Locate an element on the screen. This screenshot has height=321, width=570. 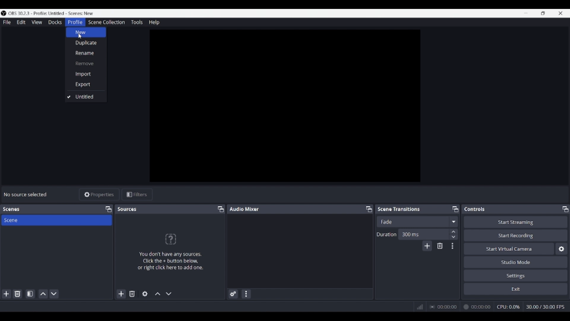
Move scene down is located at coordinates (54, 294).